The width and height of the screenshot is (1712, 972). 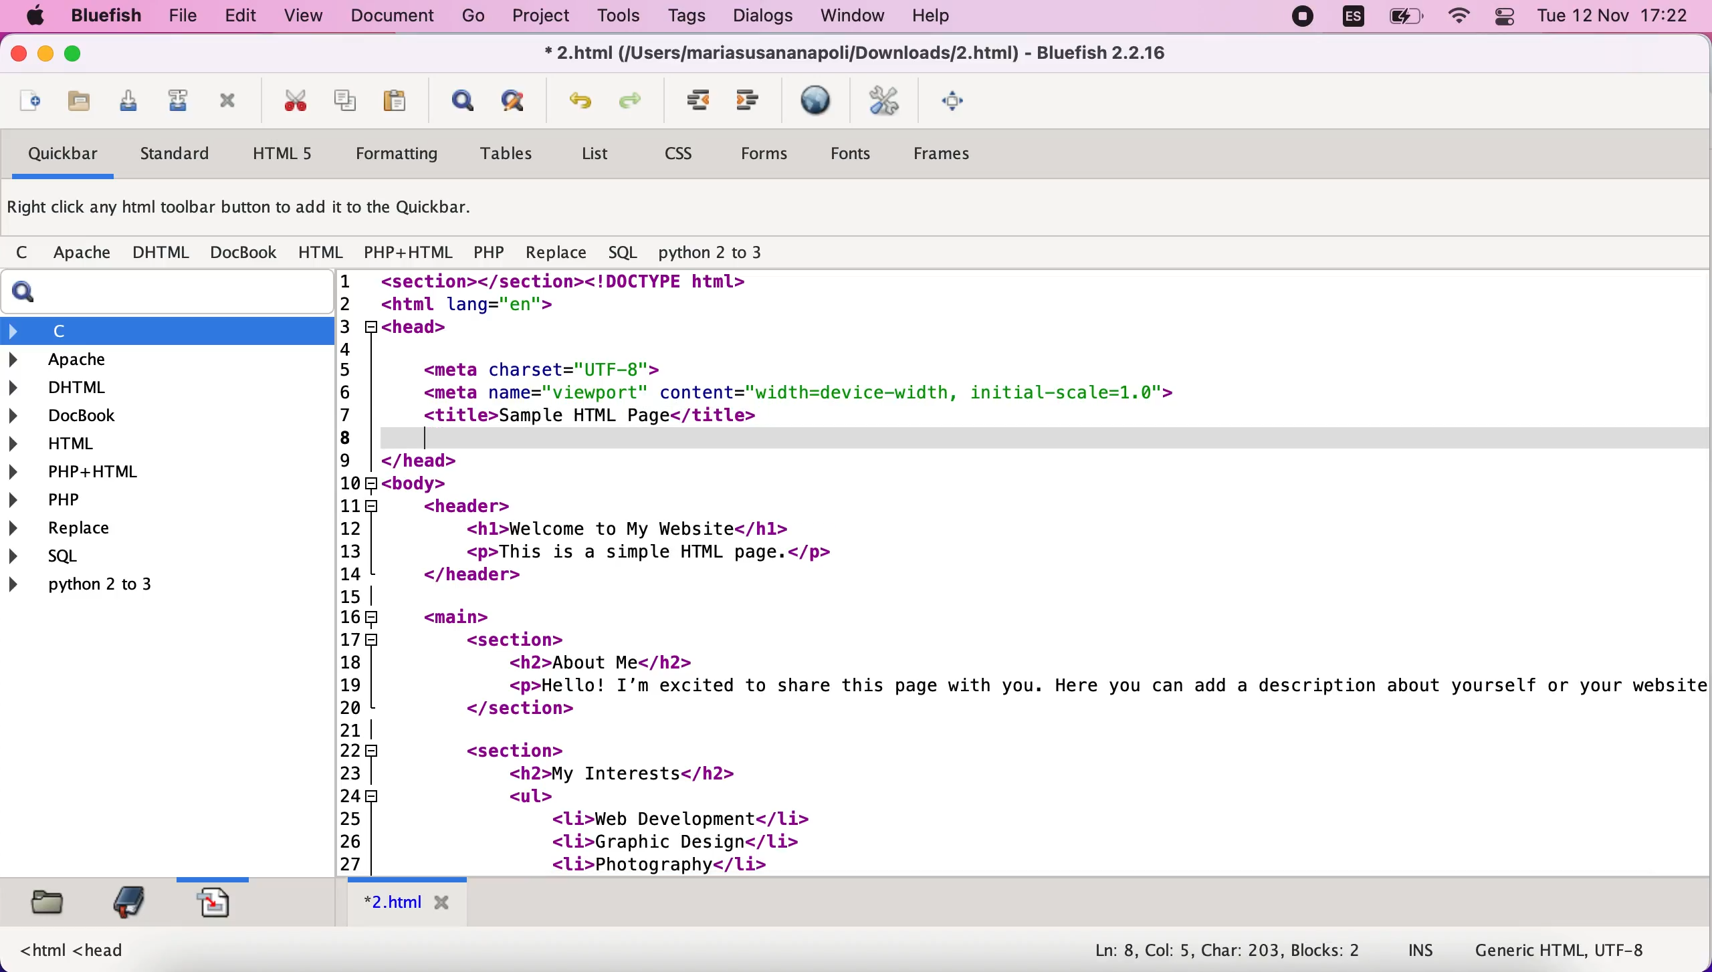 I want to click on html, so click(x=322, y=251).